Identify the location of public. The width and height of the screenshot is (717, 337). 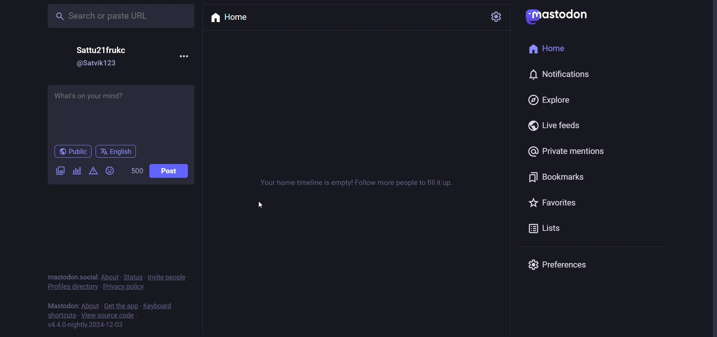
(71, 151).